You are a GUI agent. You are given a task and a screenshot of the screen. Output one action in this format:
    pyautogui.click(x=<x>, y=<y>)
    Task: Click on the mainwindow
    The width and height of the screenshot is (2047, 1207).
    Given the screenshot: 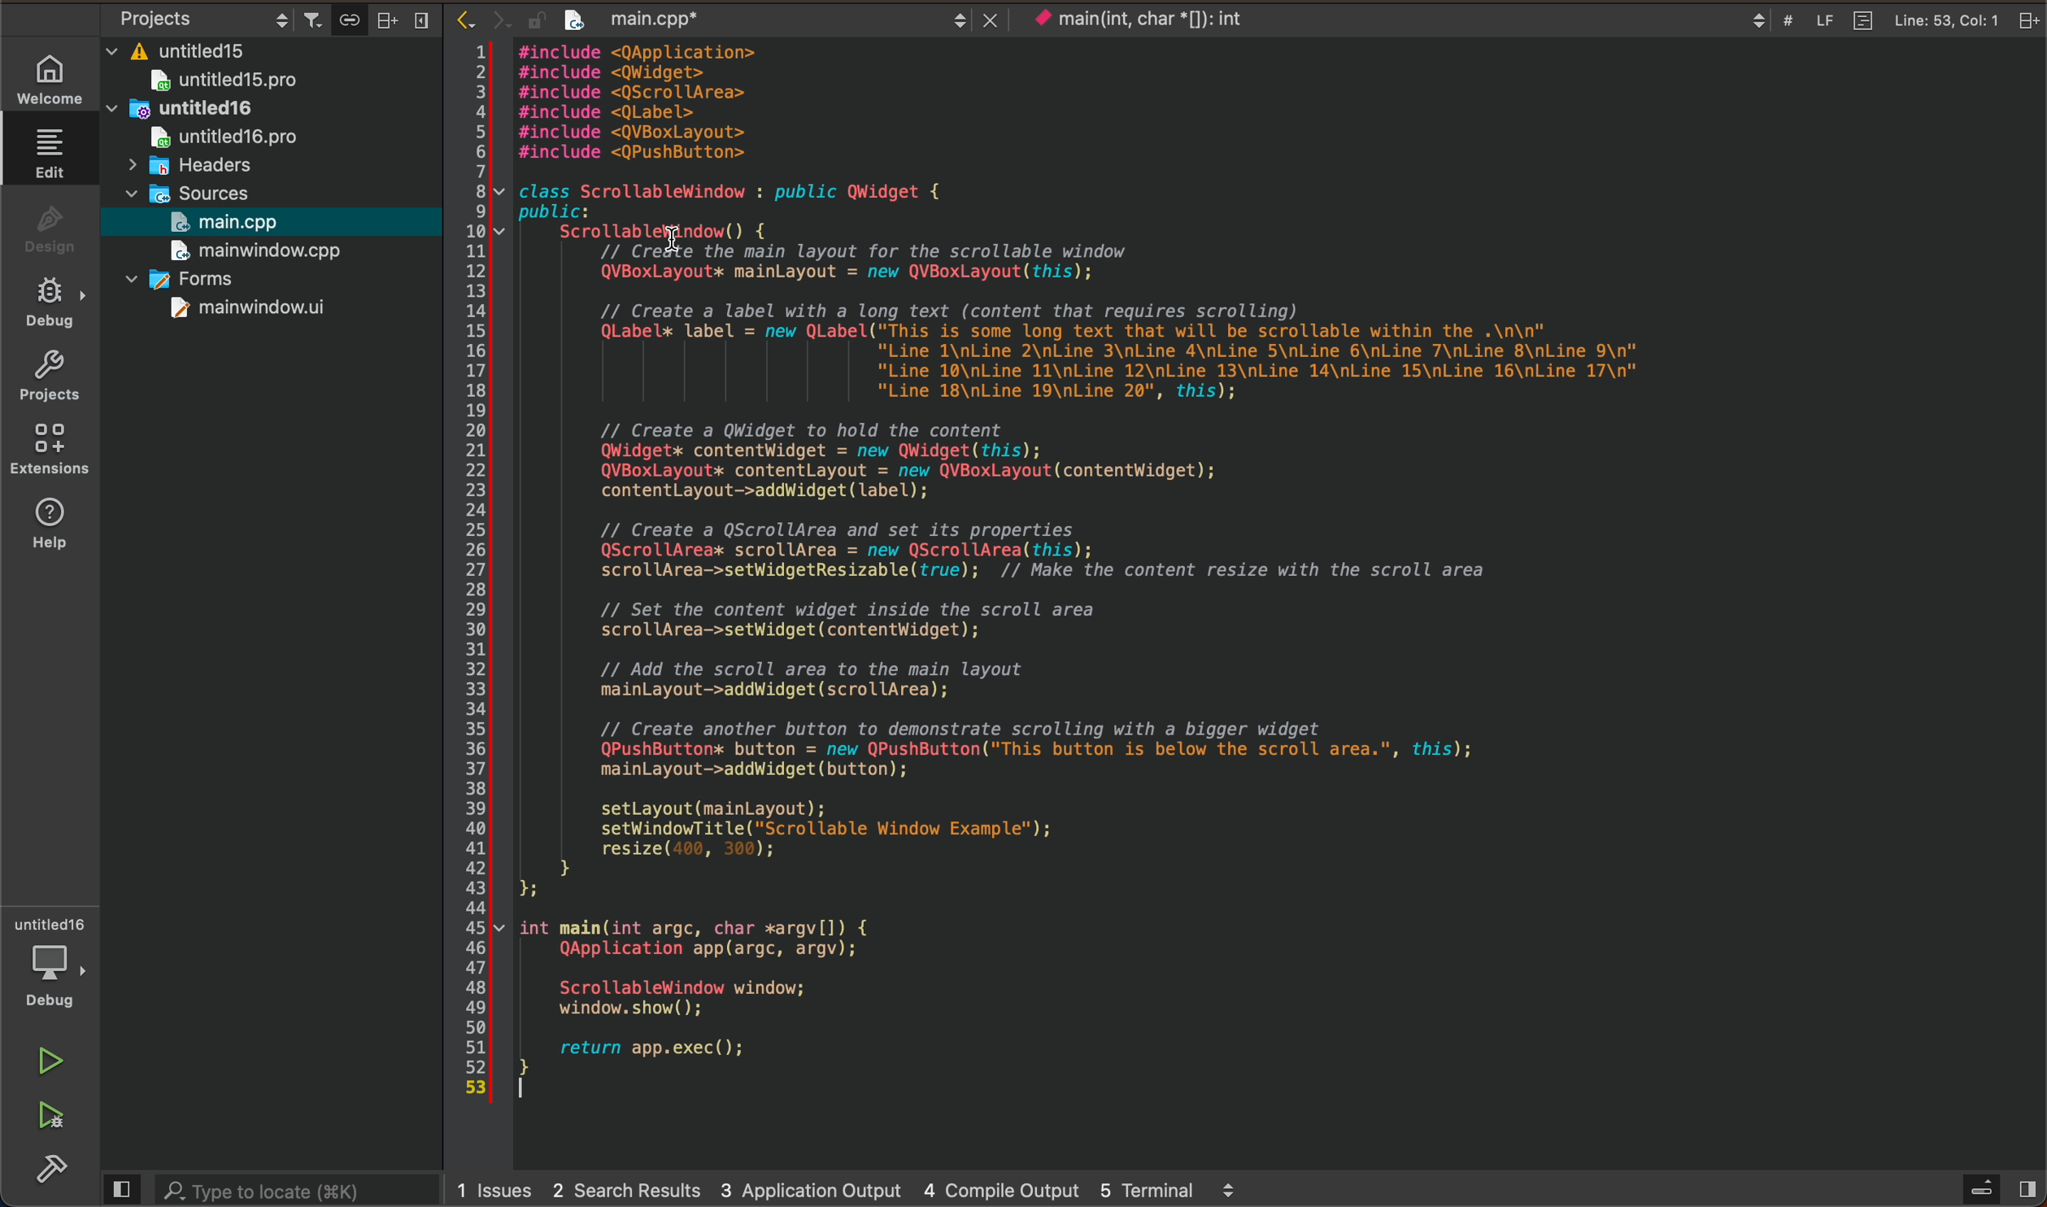 What is the action you would take?
    pyautogui.click(x=249, y=308)
    